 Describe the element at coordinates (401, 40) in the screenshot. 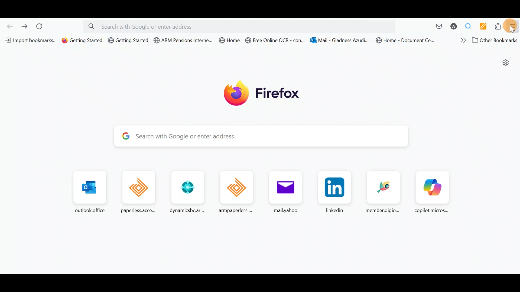

I see `@ Home - Document Ce...` at that location.